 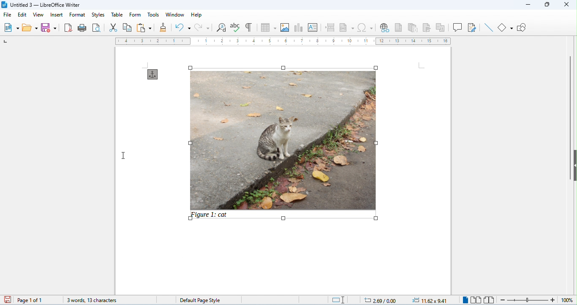 What do you see at coordinates (43, 5) in the screenshot?
I see `title` at bounding box center [43, 5].